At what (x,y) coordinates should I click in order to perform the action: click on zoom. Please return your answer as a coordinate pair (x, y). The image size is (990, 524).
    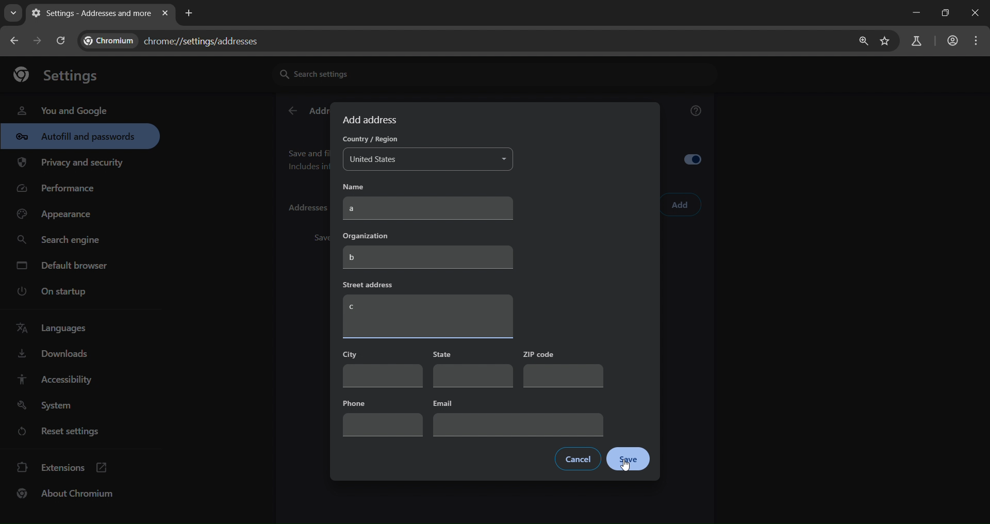
    Looking at the image, I should click on (861, 41).